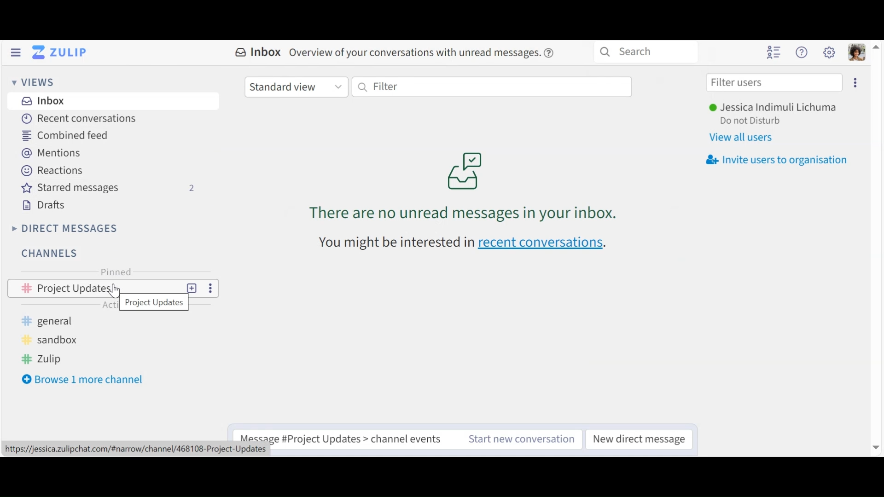  Describe the element at coordinates (295, 87) in the screenshot. I see `Standard view` at that location.